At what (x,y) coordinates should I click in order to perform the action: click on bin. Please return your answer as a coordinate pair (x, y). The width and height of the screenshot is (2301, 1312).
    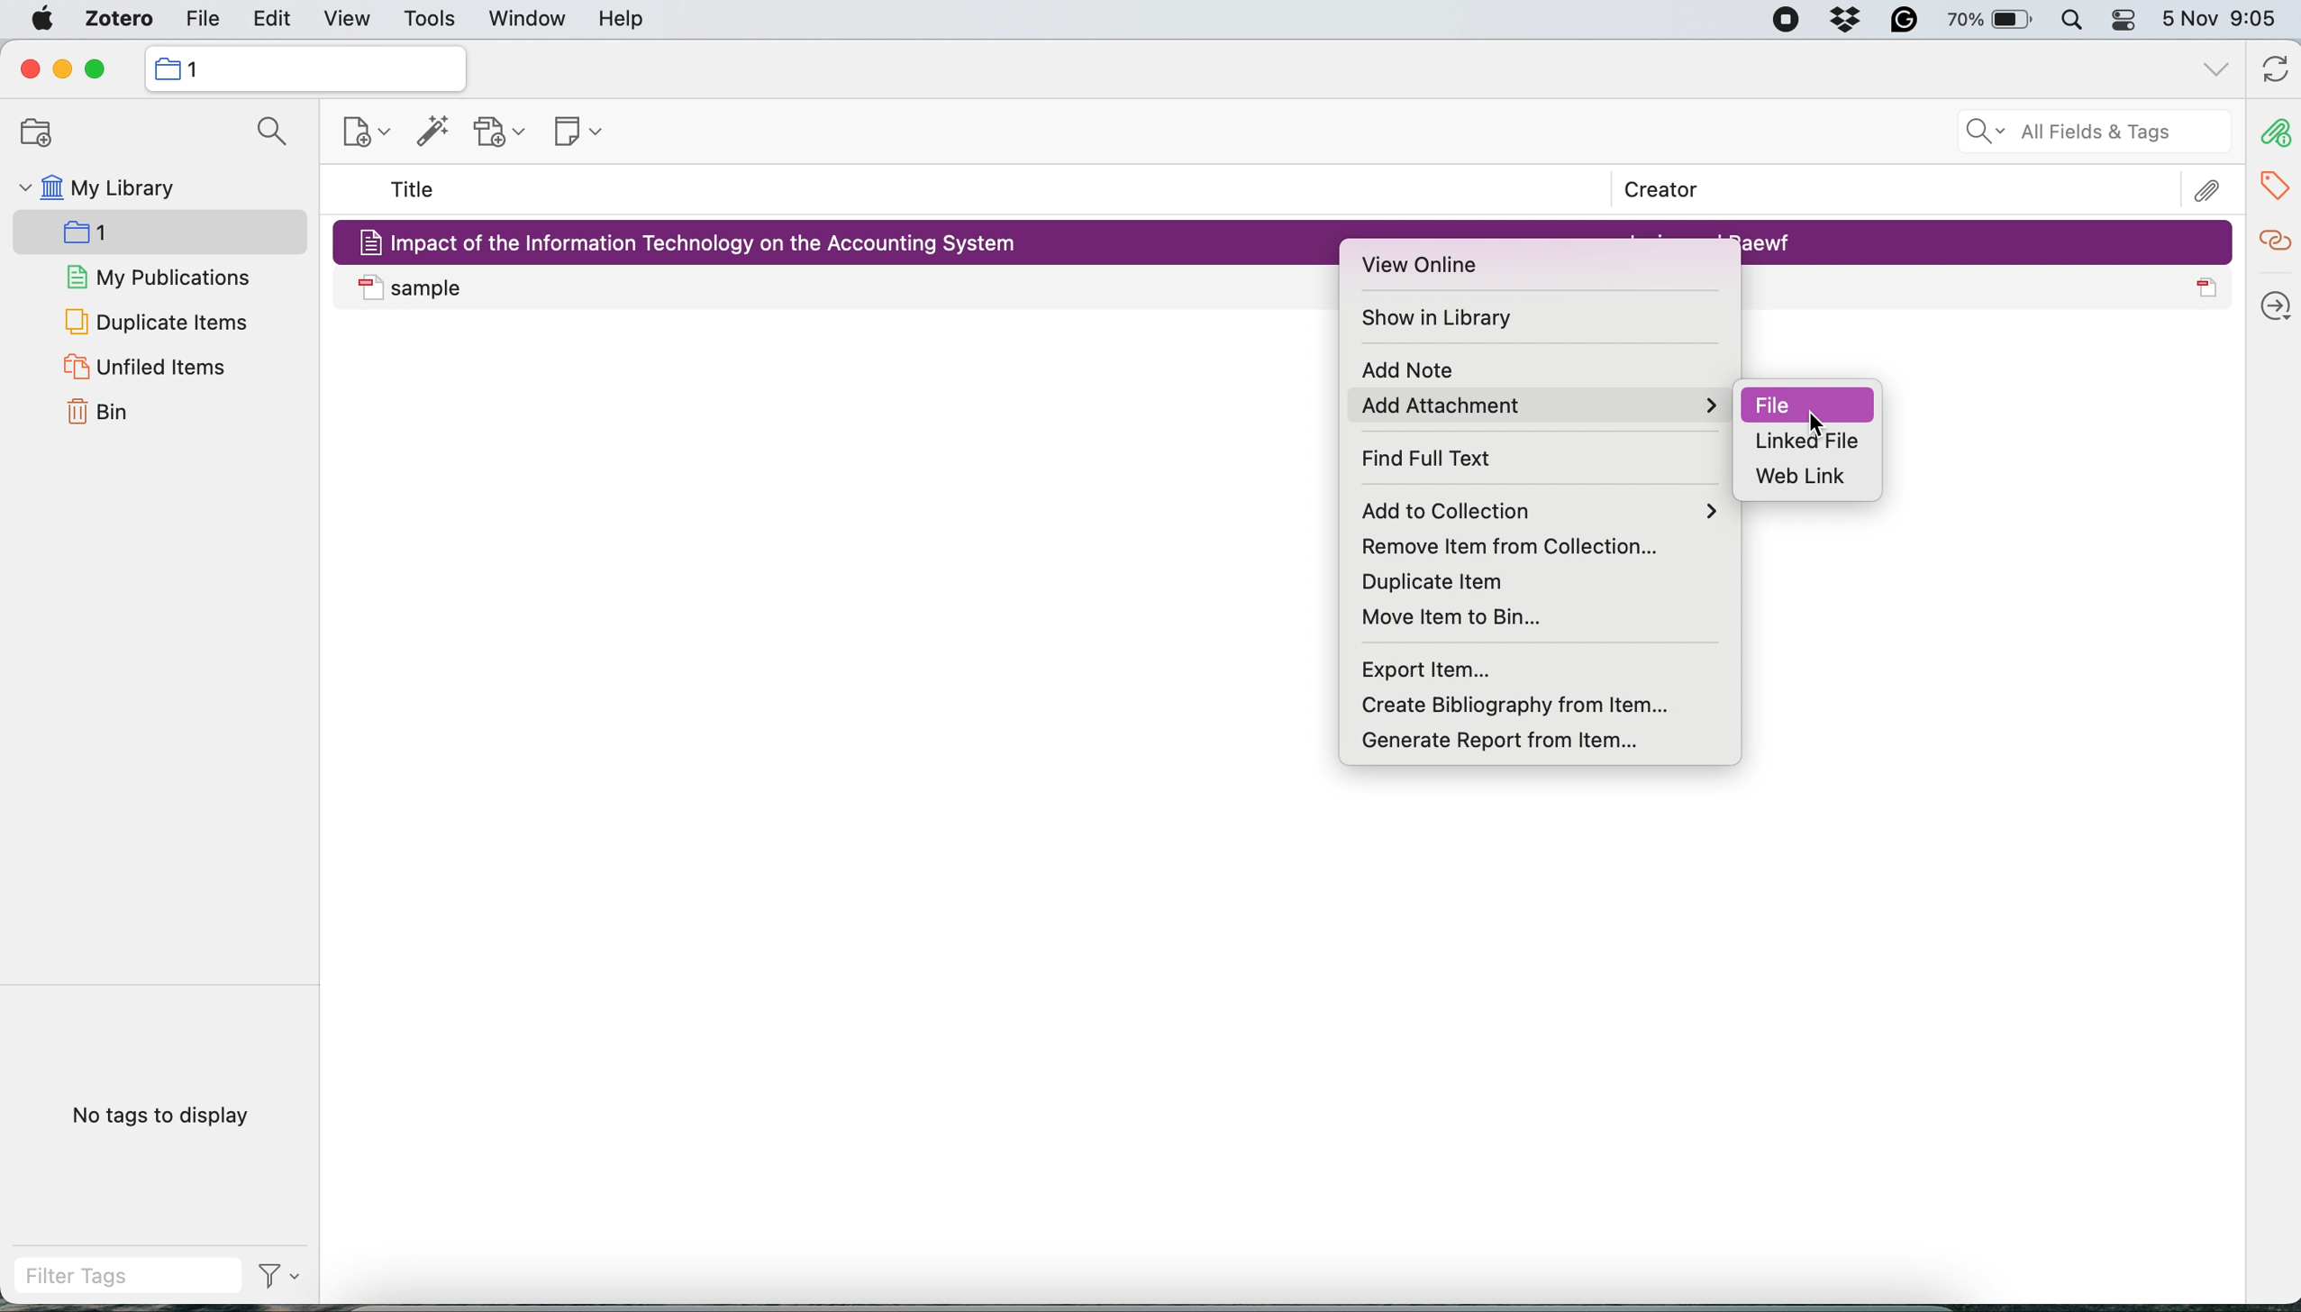
    Looking at the image, I should click on (105, 414).